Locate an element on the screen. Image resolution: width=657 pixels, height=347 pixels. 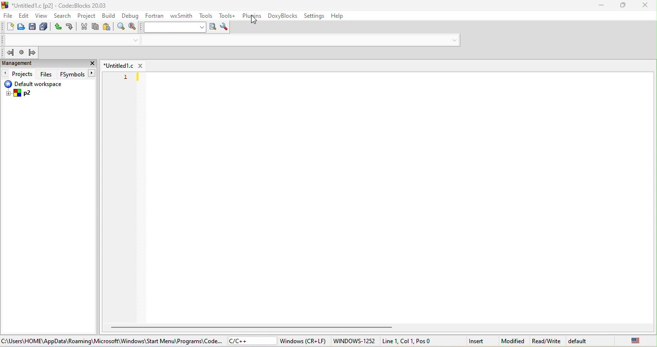
last jump is located at coordinates (22, 53).